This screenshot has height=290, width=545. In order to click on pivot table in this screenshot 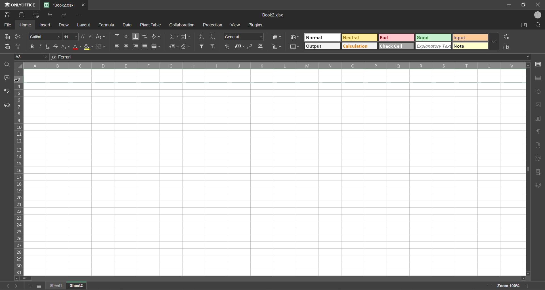, I will do `click(538, 159)`.